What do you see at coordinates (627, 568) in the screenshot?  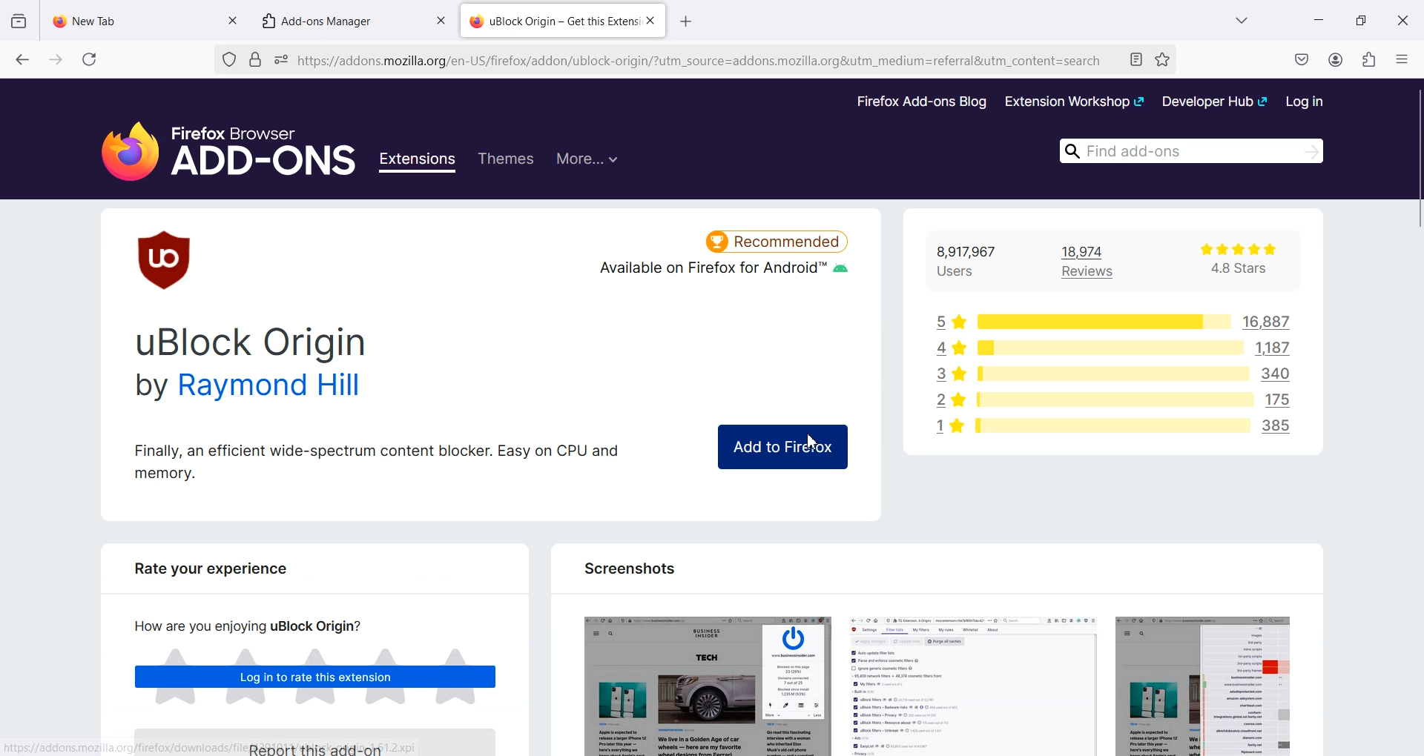 I see `Screenshots` at bounding box center [627, 568].